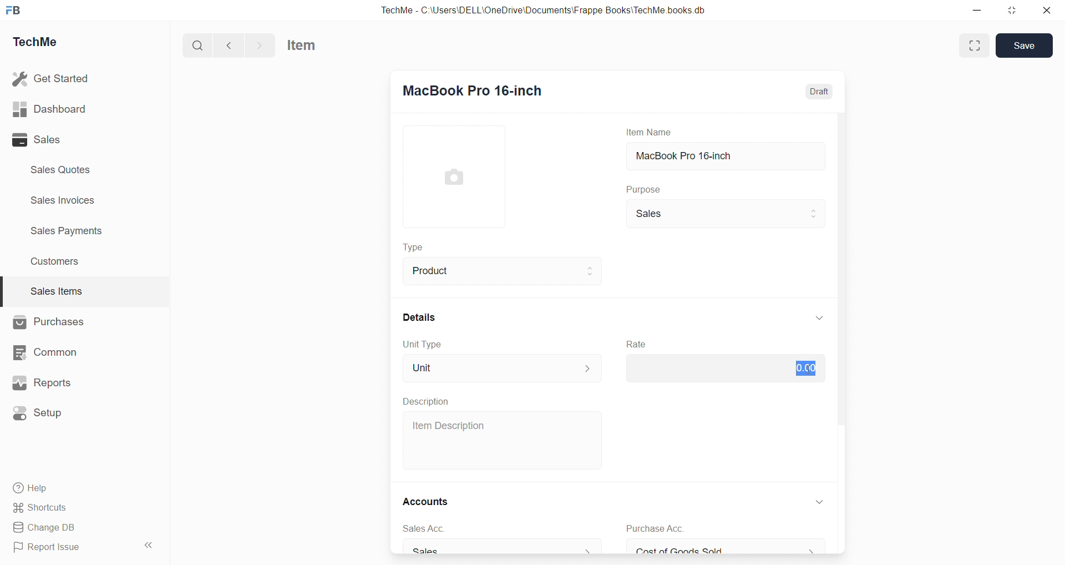  What do you see at coordinates (260, 45) in the screenshot?
I see `forward` at bounding box center [260, 45].